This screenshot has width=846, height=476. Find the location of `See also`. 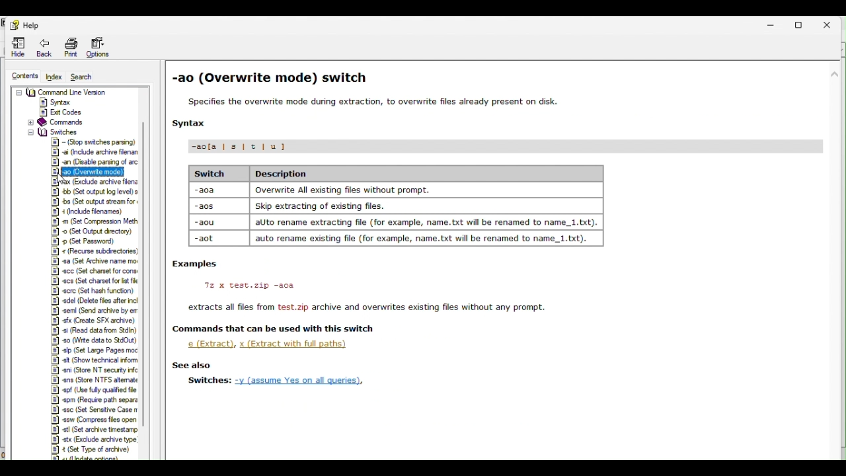

See also is located at coordinates (188, 365).